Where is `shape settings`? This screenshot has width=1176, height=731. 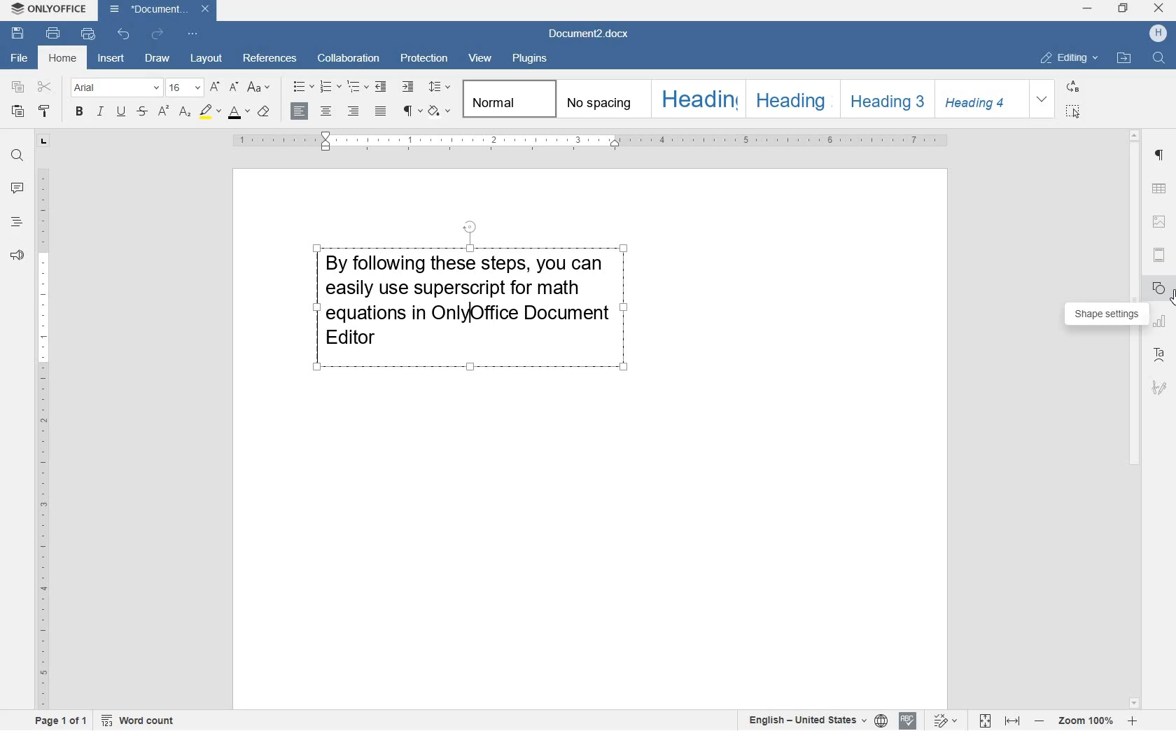 shape settings is located at coordinates (1159, 288).